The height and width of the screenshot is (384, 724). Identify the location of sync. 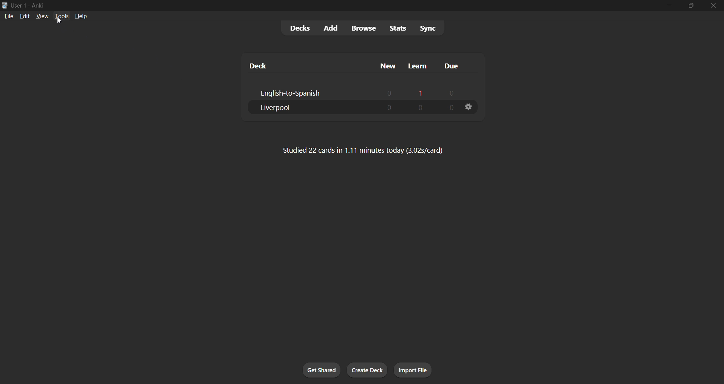
(429, 27).